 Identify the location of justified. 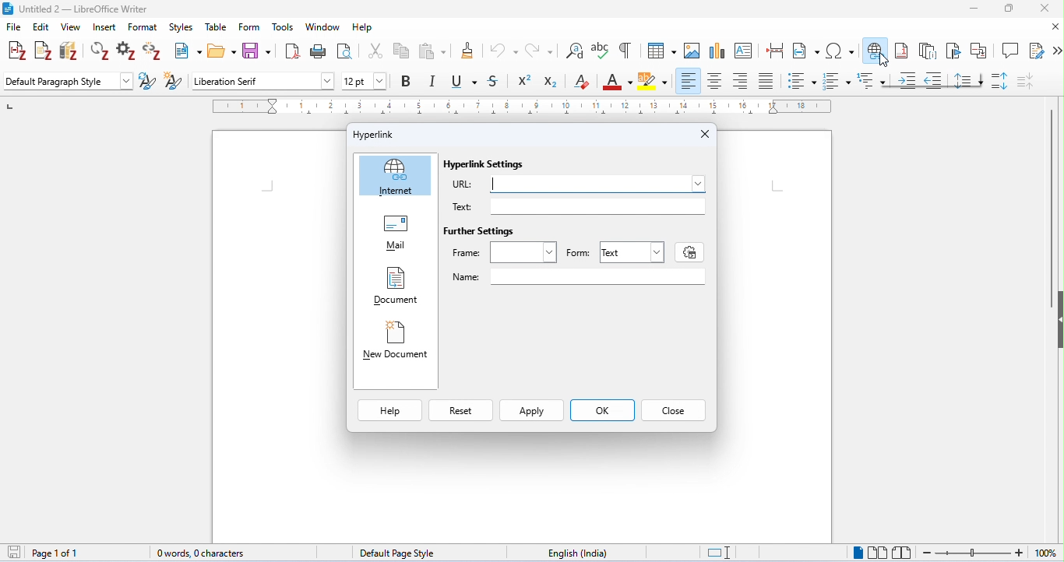
(769, 81).